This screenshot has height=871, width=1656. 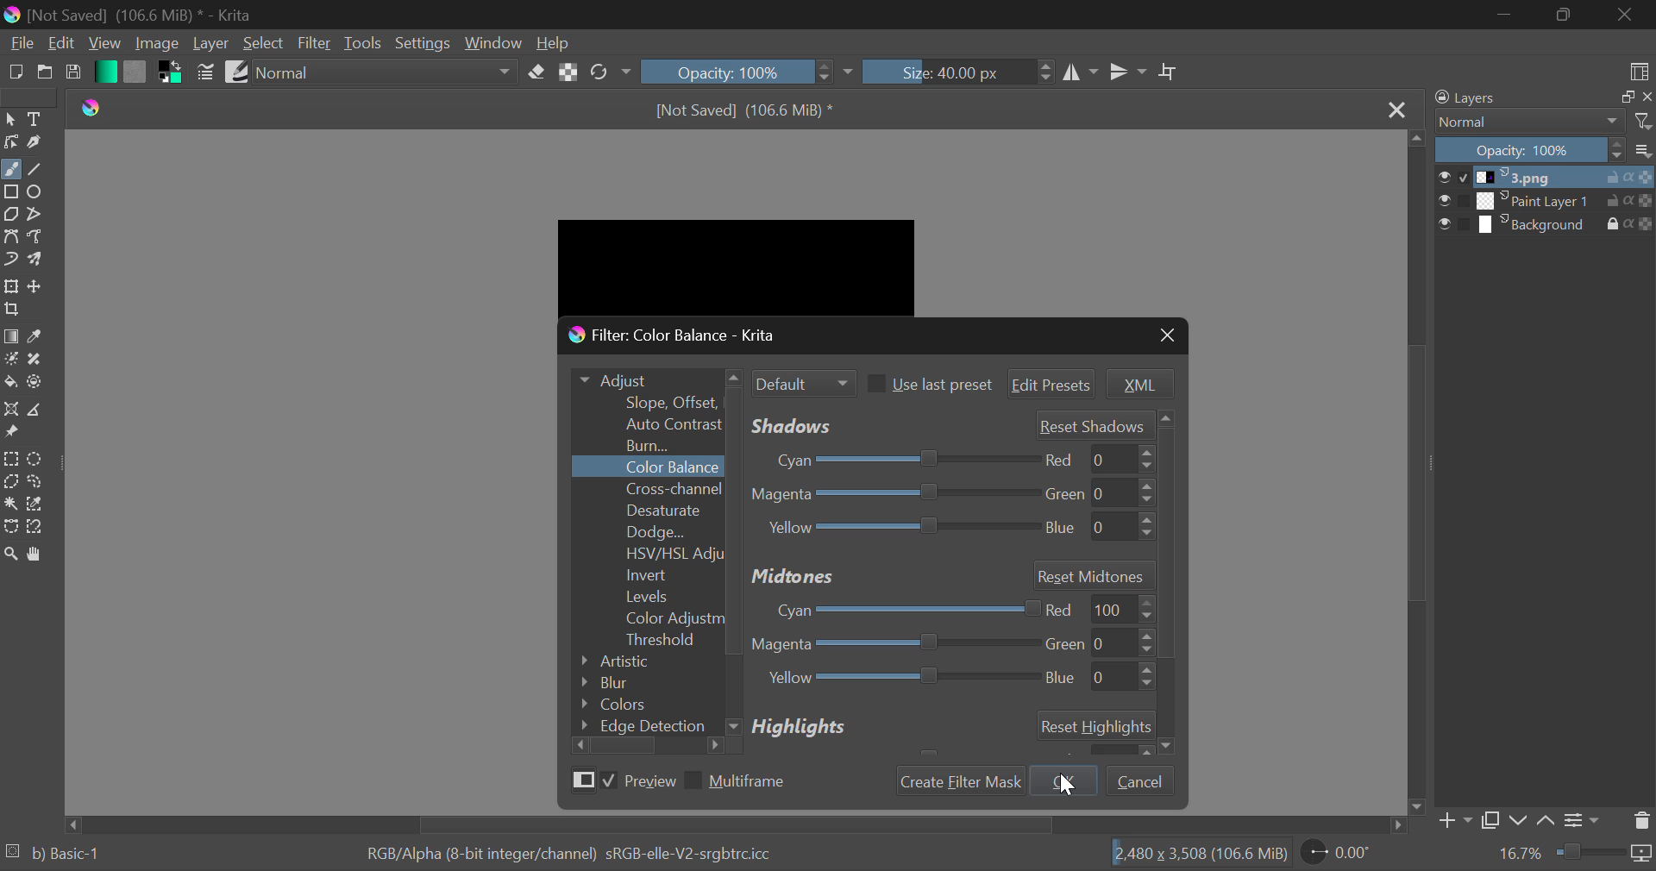 I want to click on Adjust, so click(x=654, y=381).